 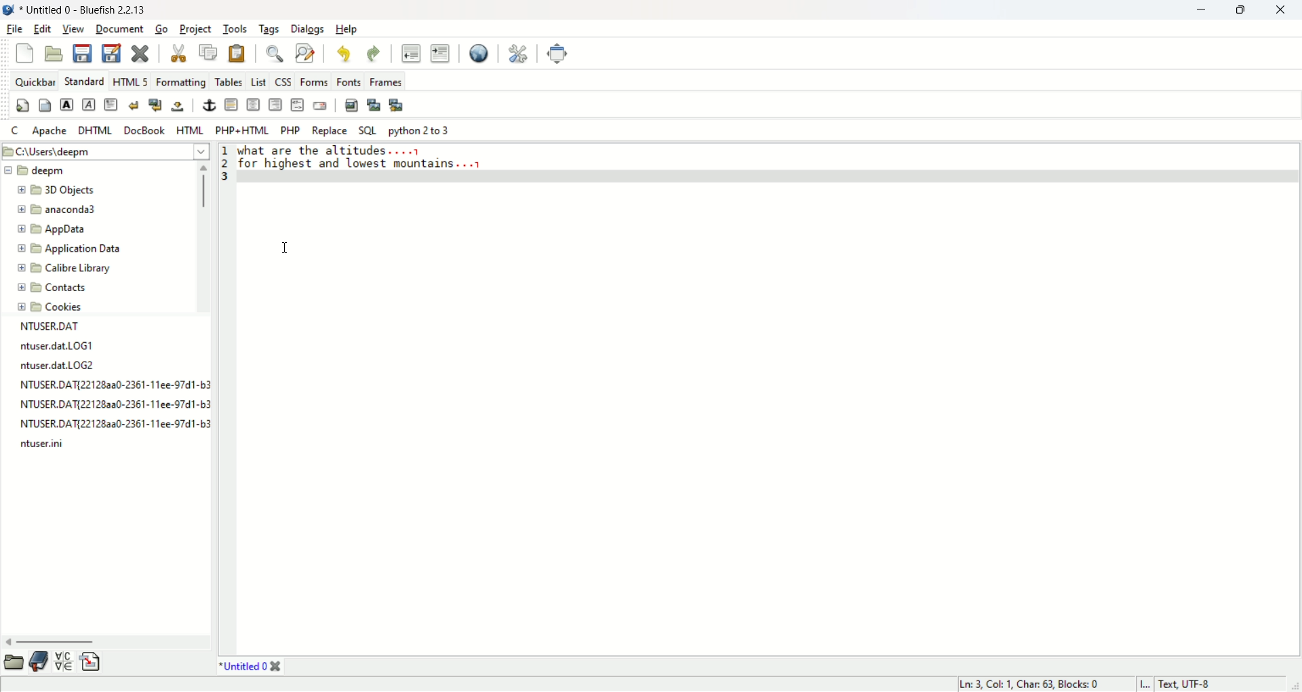 What do you see at coordinates (236, 30) in the screenshot?
I see `tools` at bounding box center [236, 30].